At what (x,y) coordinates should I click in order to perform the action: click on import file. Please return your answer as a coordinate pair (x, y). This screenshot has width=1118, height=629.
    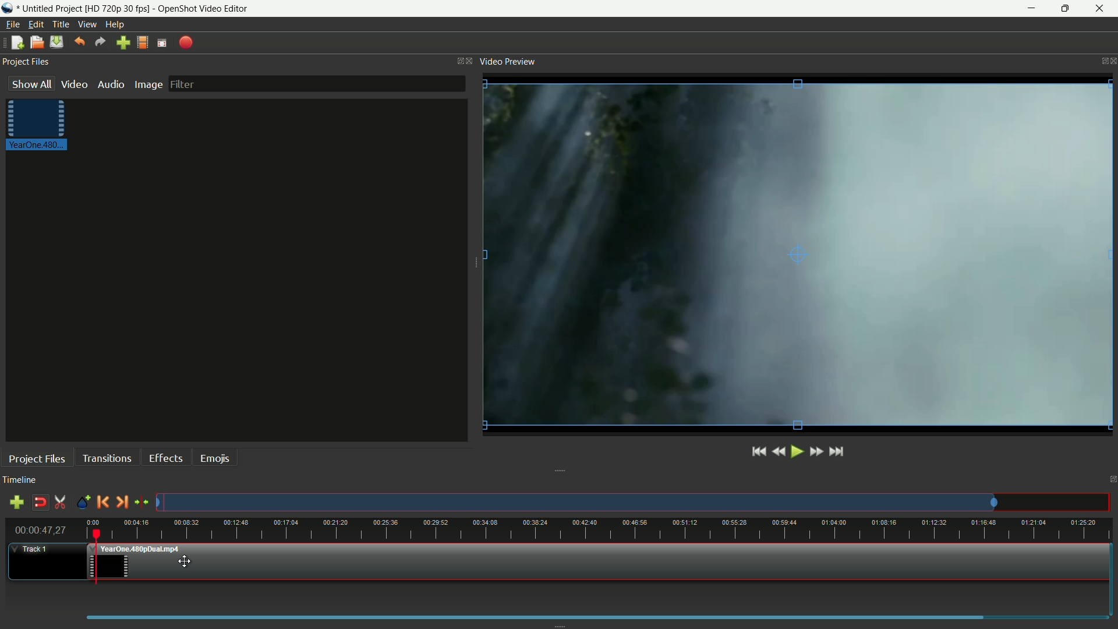
    Looking at the image, I should click on (123, 43).